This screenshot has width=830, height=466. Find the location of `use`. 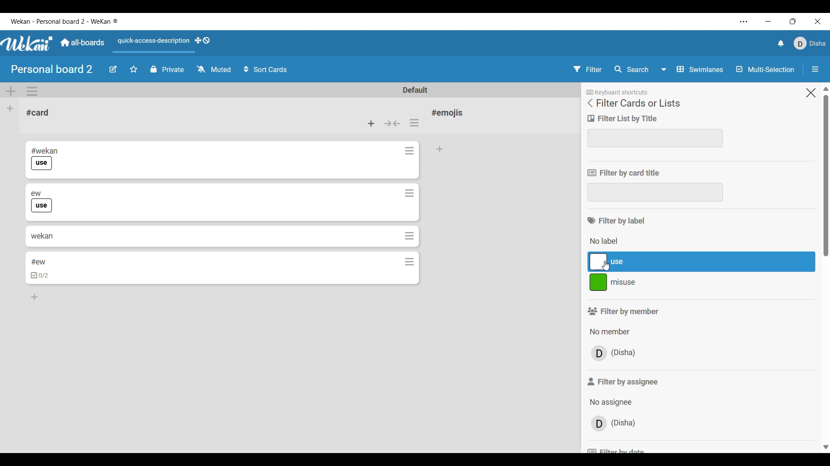

use is located at coordinates (664, 261).